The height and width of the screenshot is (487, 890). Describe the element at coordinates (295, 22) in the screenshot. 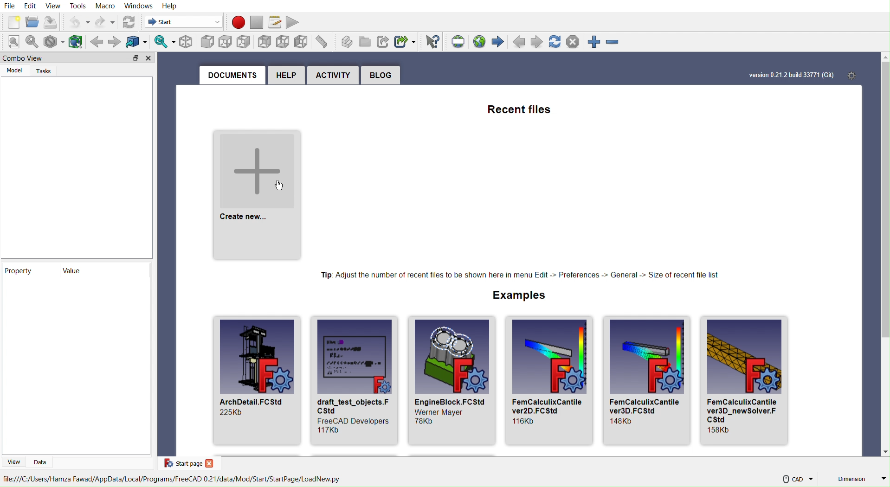

I see `Execute the macro in the editor` at that location.